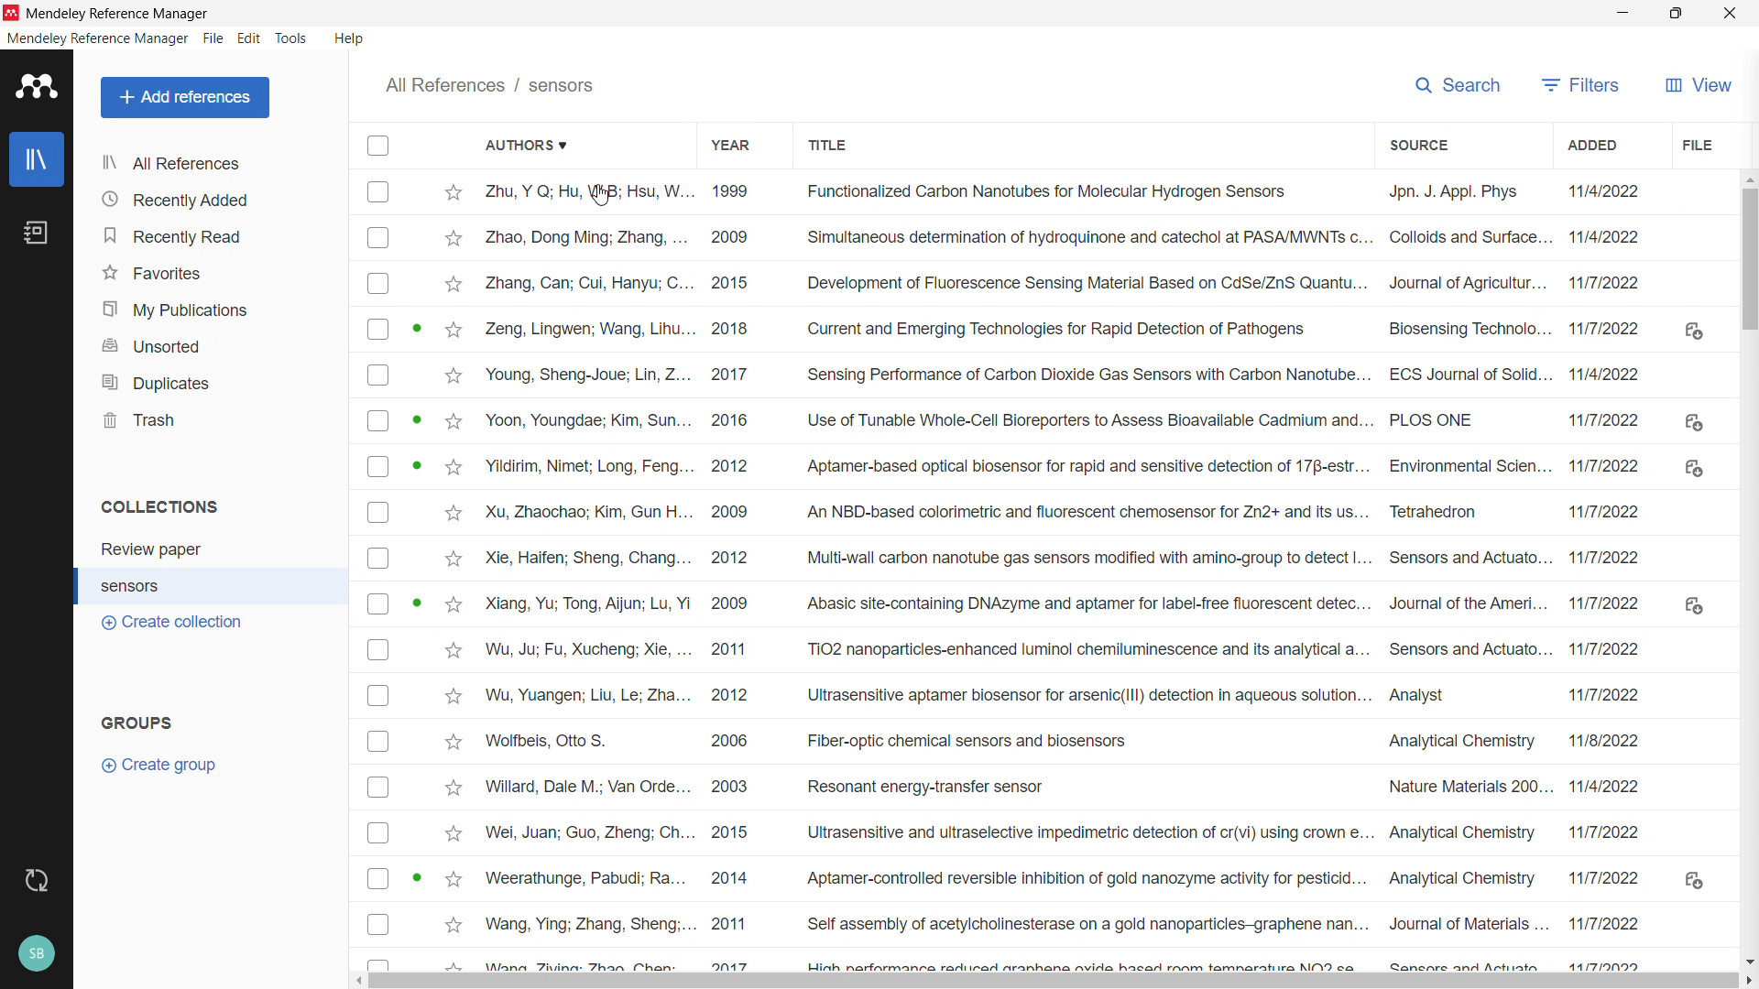  What do you see at coordinates (418, 465) in the screenshot?
I see `PDF available` at bounding box center [418, 465].